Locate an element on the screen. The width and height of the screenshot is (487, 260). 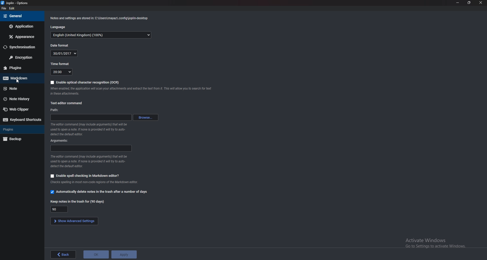
Show advanced settings is located at coordinates (74, 221).